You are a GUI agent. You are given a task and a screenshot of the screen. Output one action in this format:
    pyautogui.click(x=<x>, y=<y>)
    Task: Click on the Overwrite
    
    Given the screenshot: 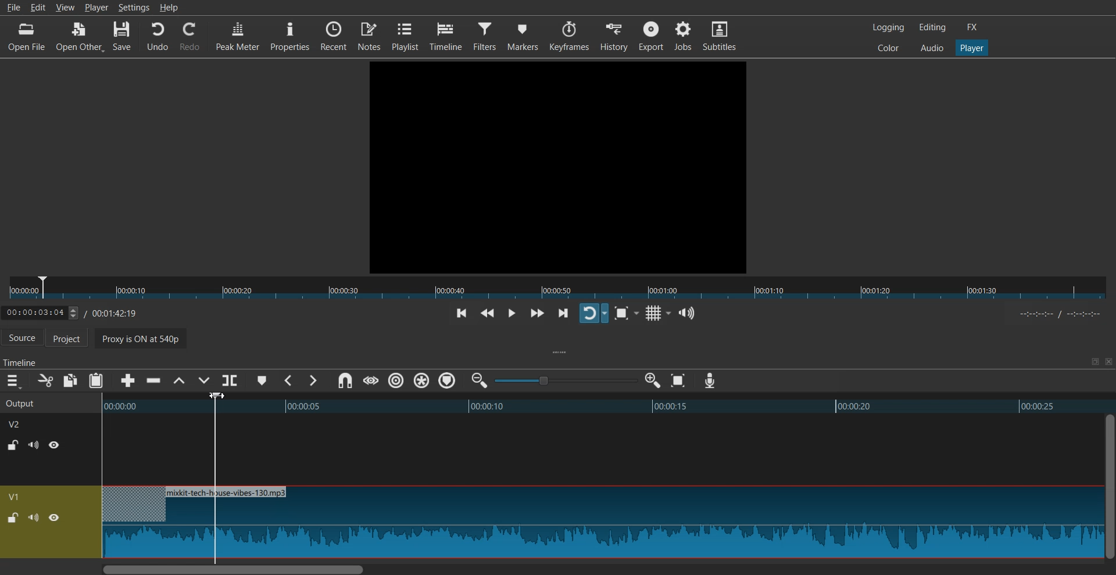 What is the action you would take?
    pyautogui.click(x=202, y=382)
    